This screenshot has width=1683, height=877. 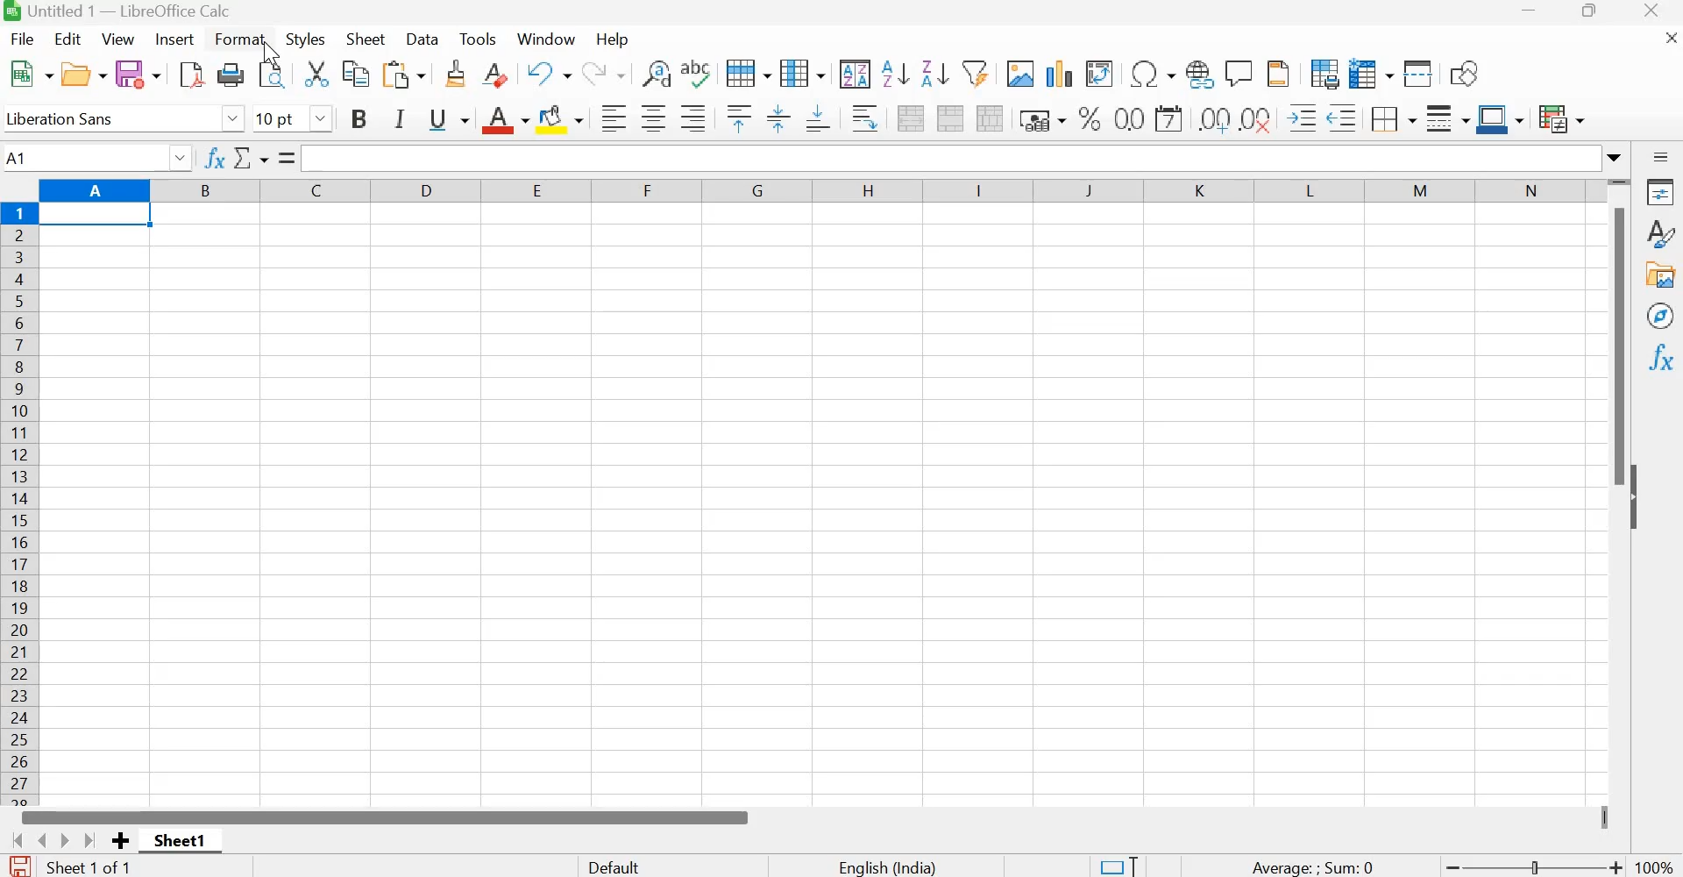 I want to click on Align left, so click(x=614, y=117).